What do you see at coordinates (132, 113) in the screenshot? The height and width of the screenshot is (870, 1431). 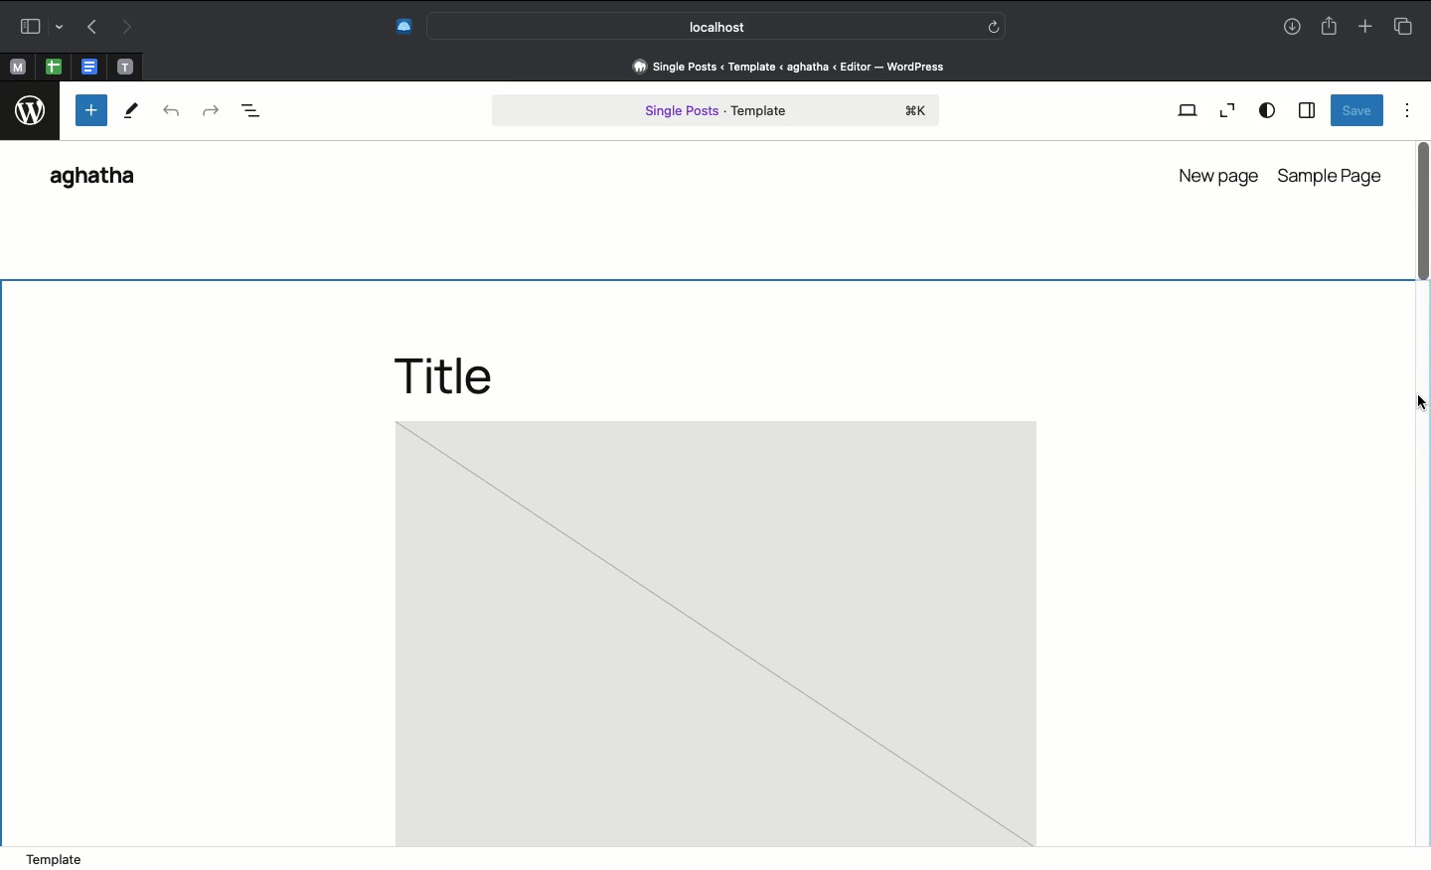 I see `Tools` at bounding box center [132, 113].